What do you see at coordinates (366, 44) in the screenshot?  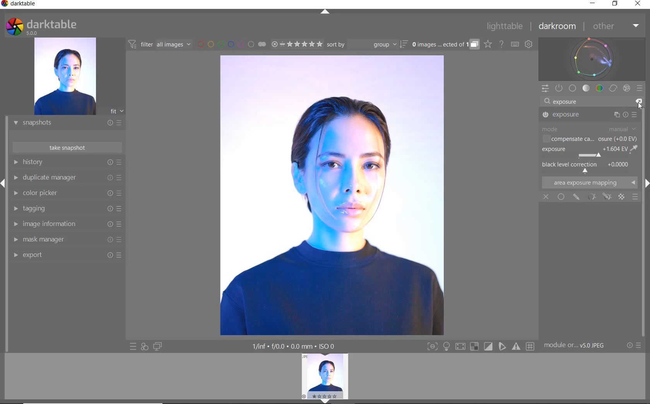 I see `SORT` at bounding box center [366, 44].